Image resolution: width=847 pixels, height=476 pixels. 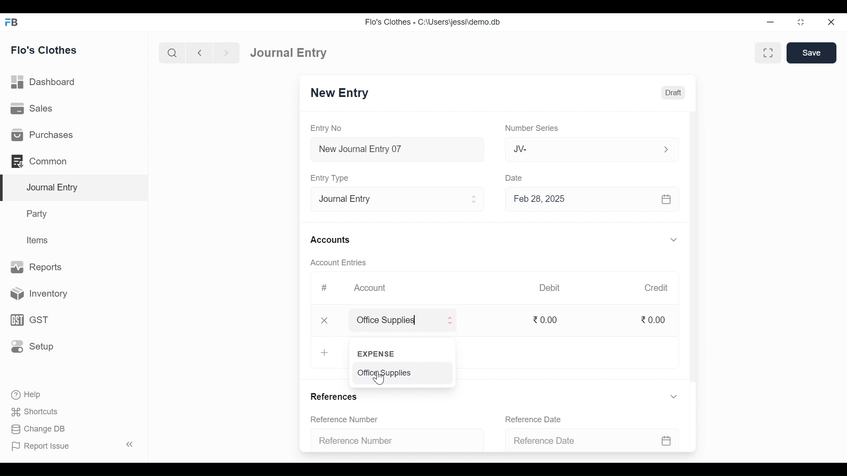 I want to click on Number Series, so click(x=532, y=128).